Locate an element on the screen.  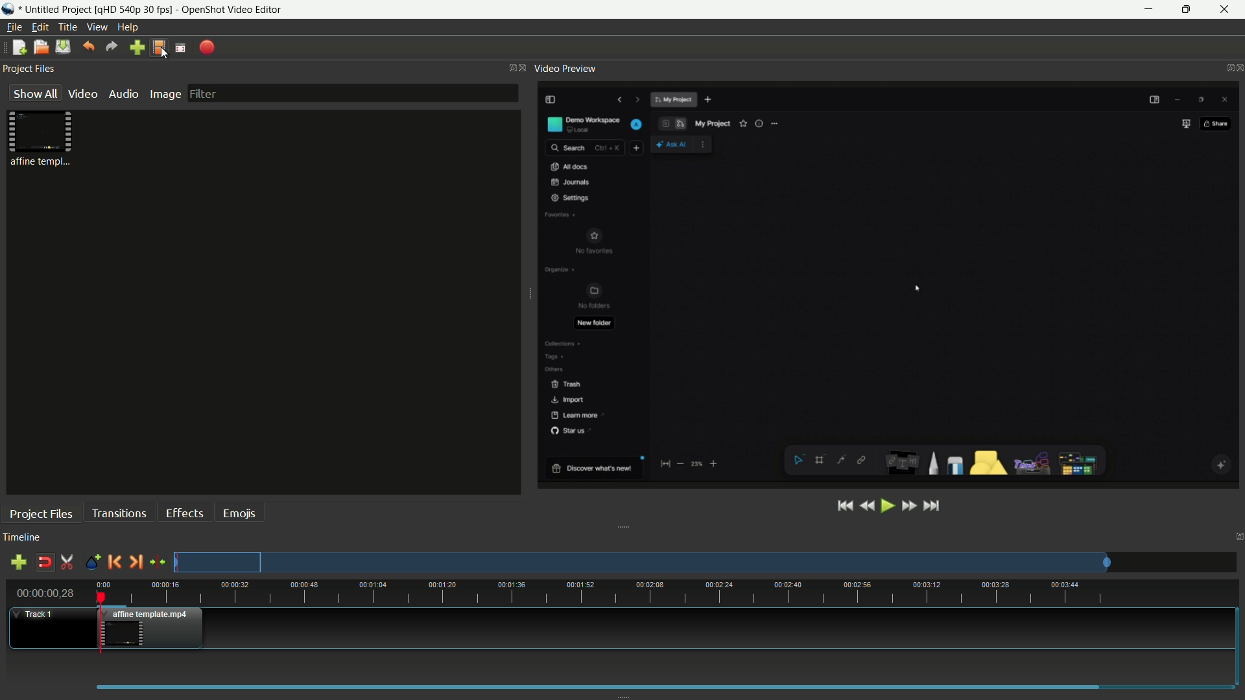
title menu is located at coordinates (69, 27).